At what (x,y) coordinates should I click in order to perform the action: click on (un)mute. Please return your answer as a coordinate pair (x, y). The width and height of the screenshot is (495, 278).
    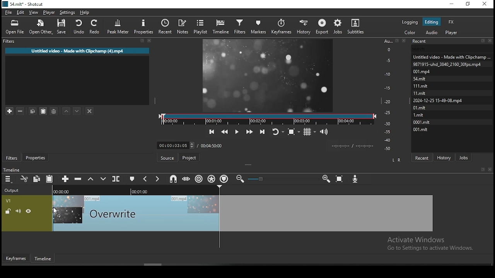
    Looking at the image, I should click on (18, 211).